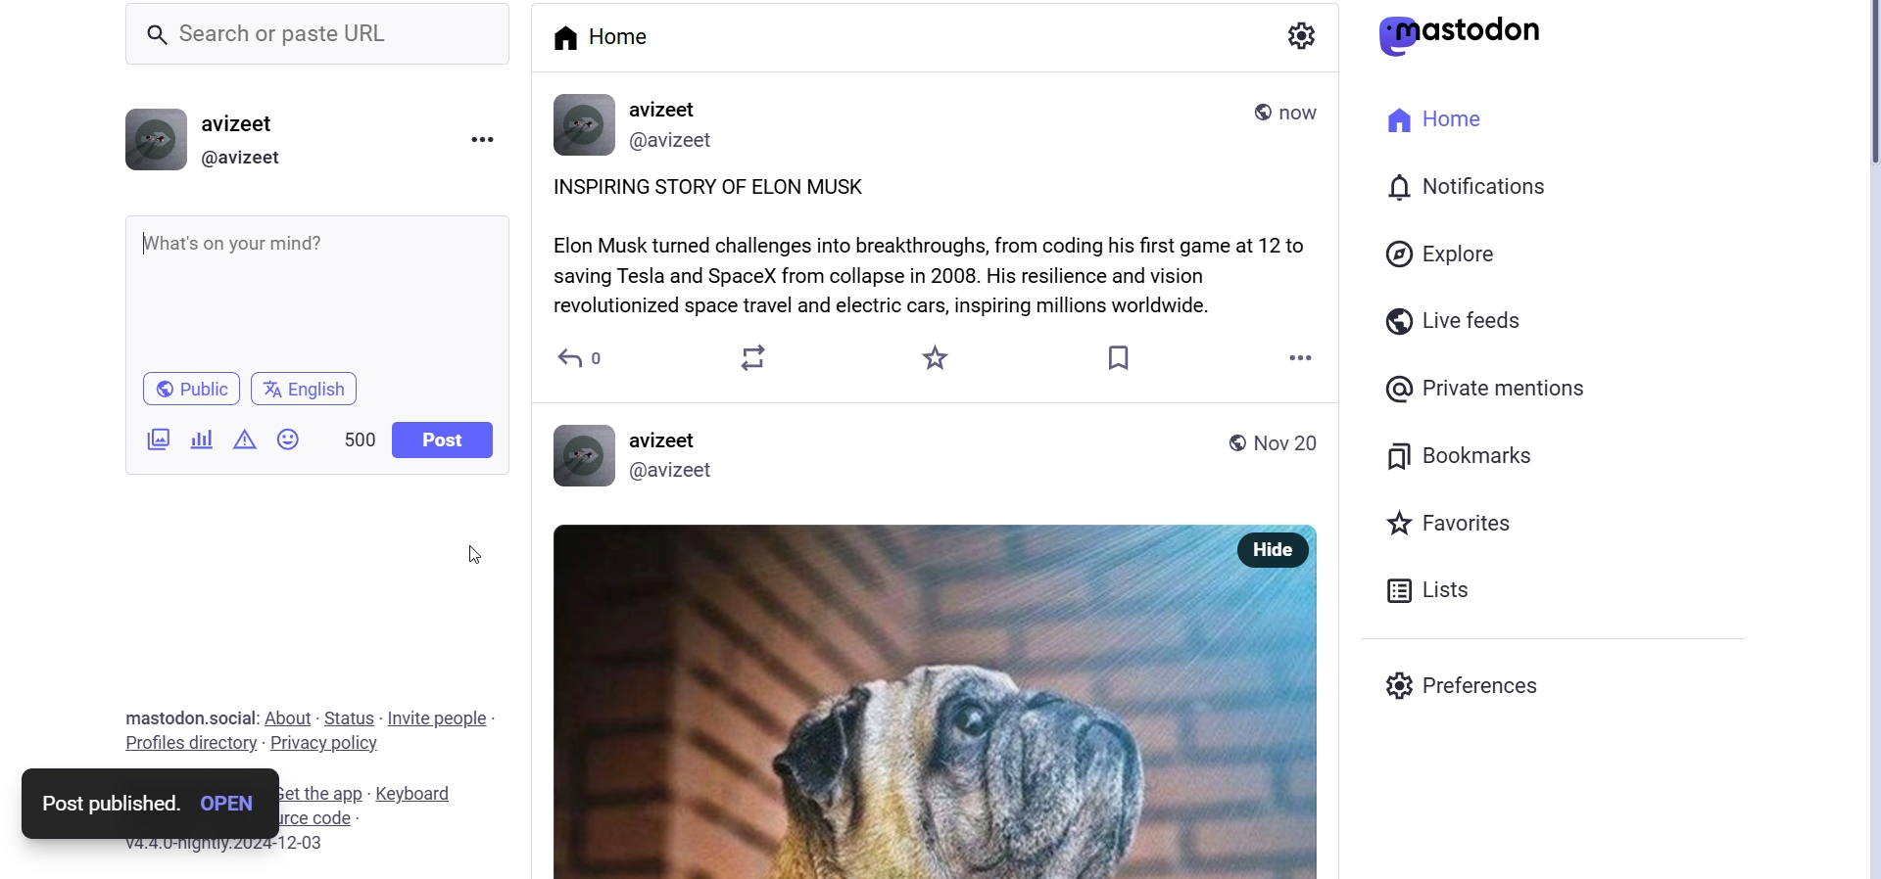  What do you see at coordinates (1485, 388) in the screenshot?
I see `private mentions` at bounding box center [1485, 388].